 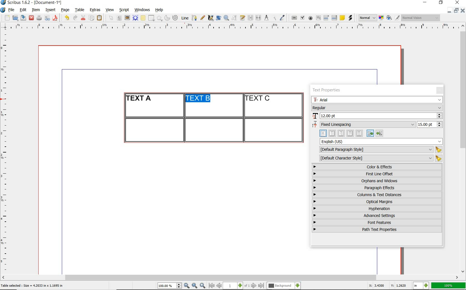 What do you see at coordinates (377, 125) in the screenshot?
I see `fixed linespacing` at bounding box center [377, 125].